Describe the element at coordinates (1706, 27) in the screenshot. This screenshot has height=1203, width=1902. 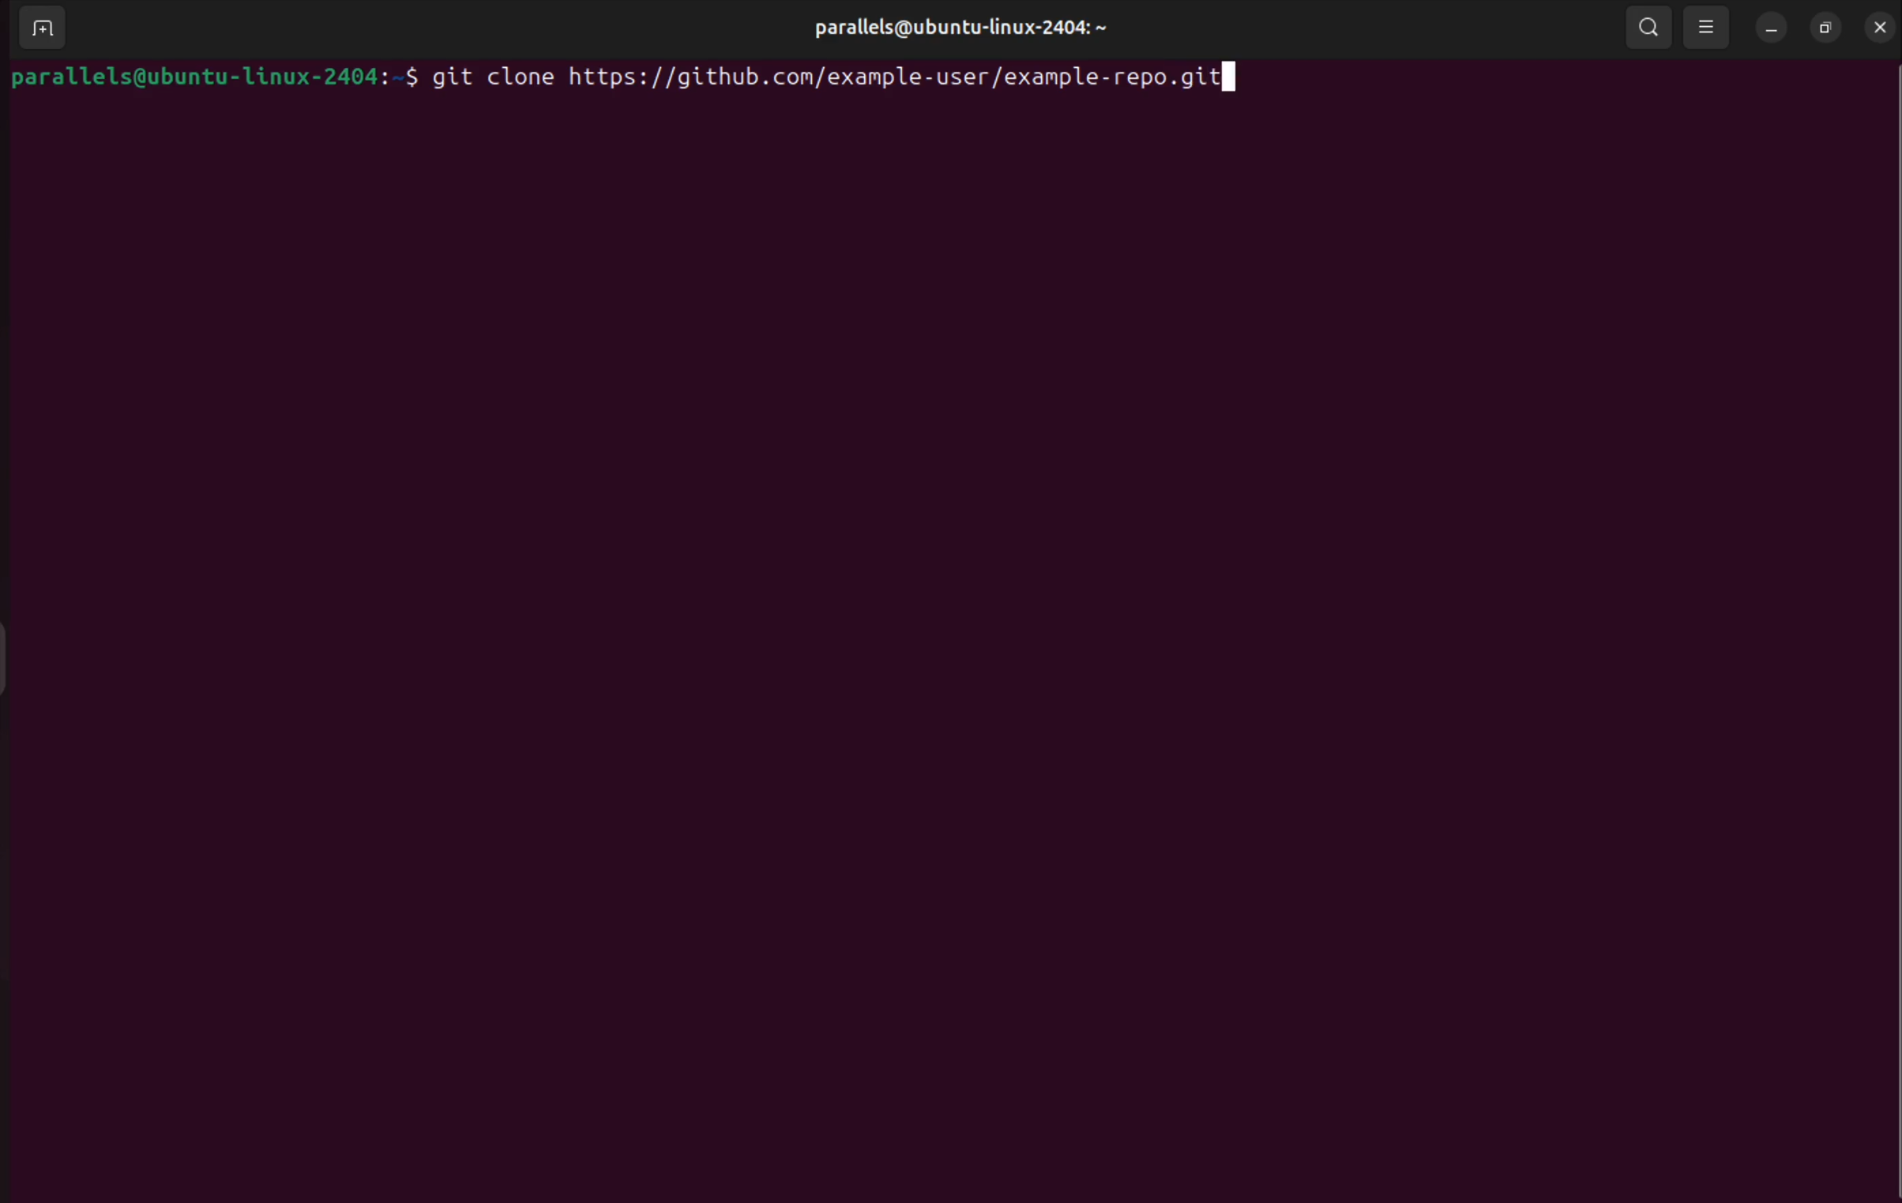
I see `view point` at that location.